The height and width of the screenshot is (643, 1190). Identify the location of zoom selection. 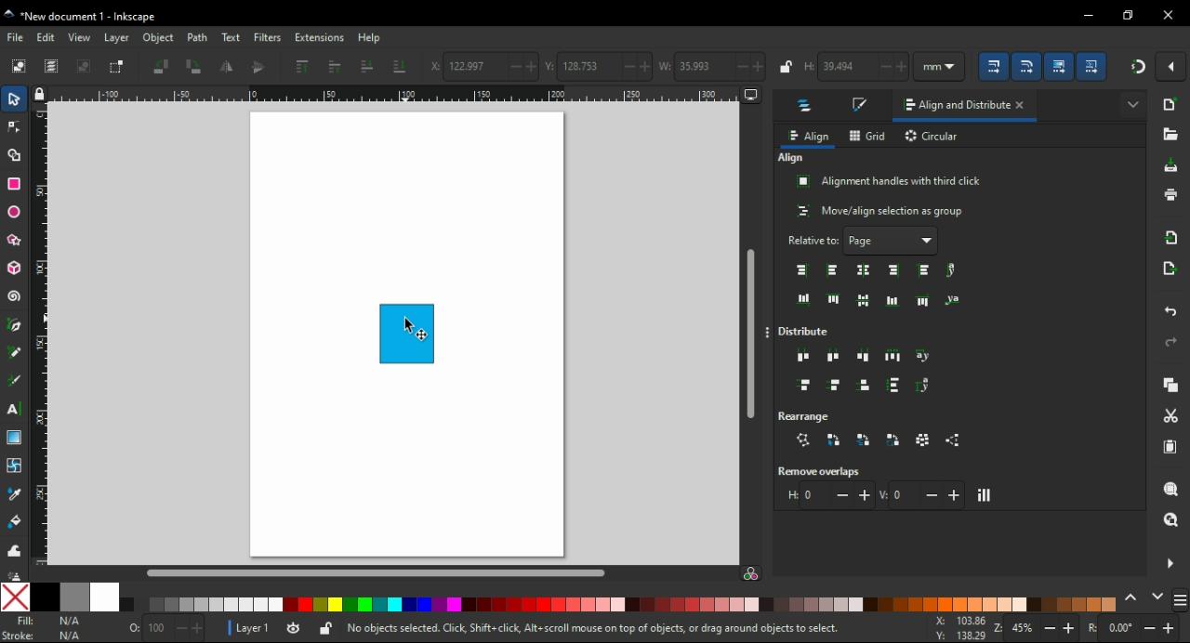
(1171, 491).